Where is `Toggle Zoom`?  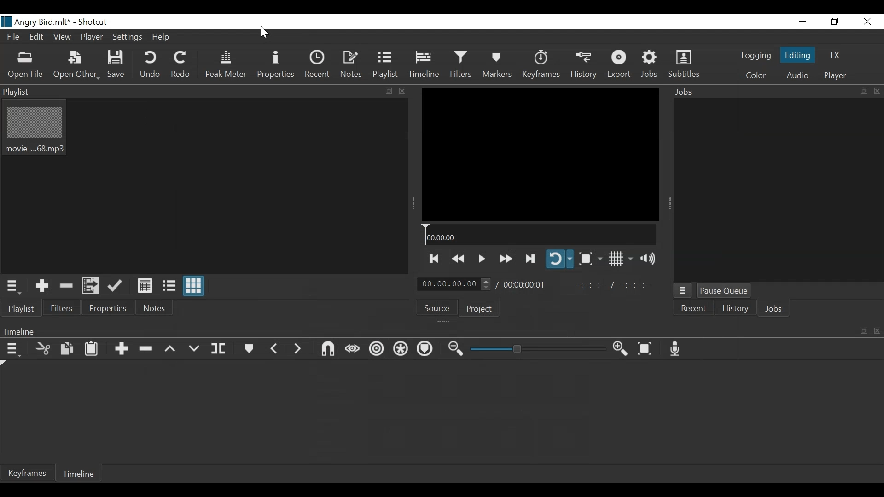 Toggle Zoom is located at coordinates (590, 258).